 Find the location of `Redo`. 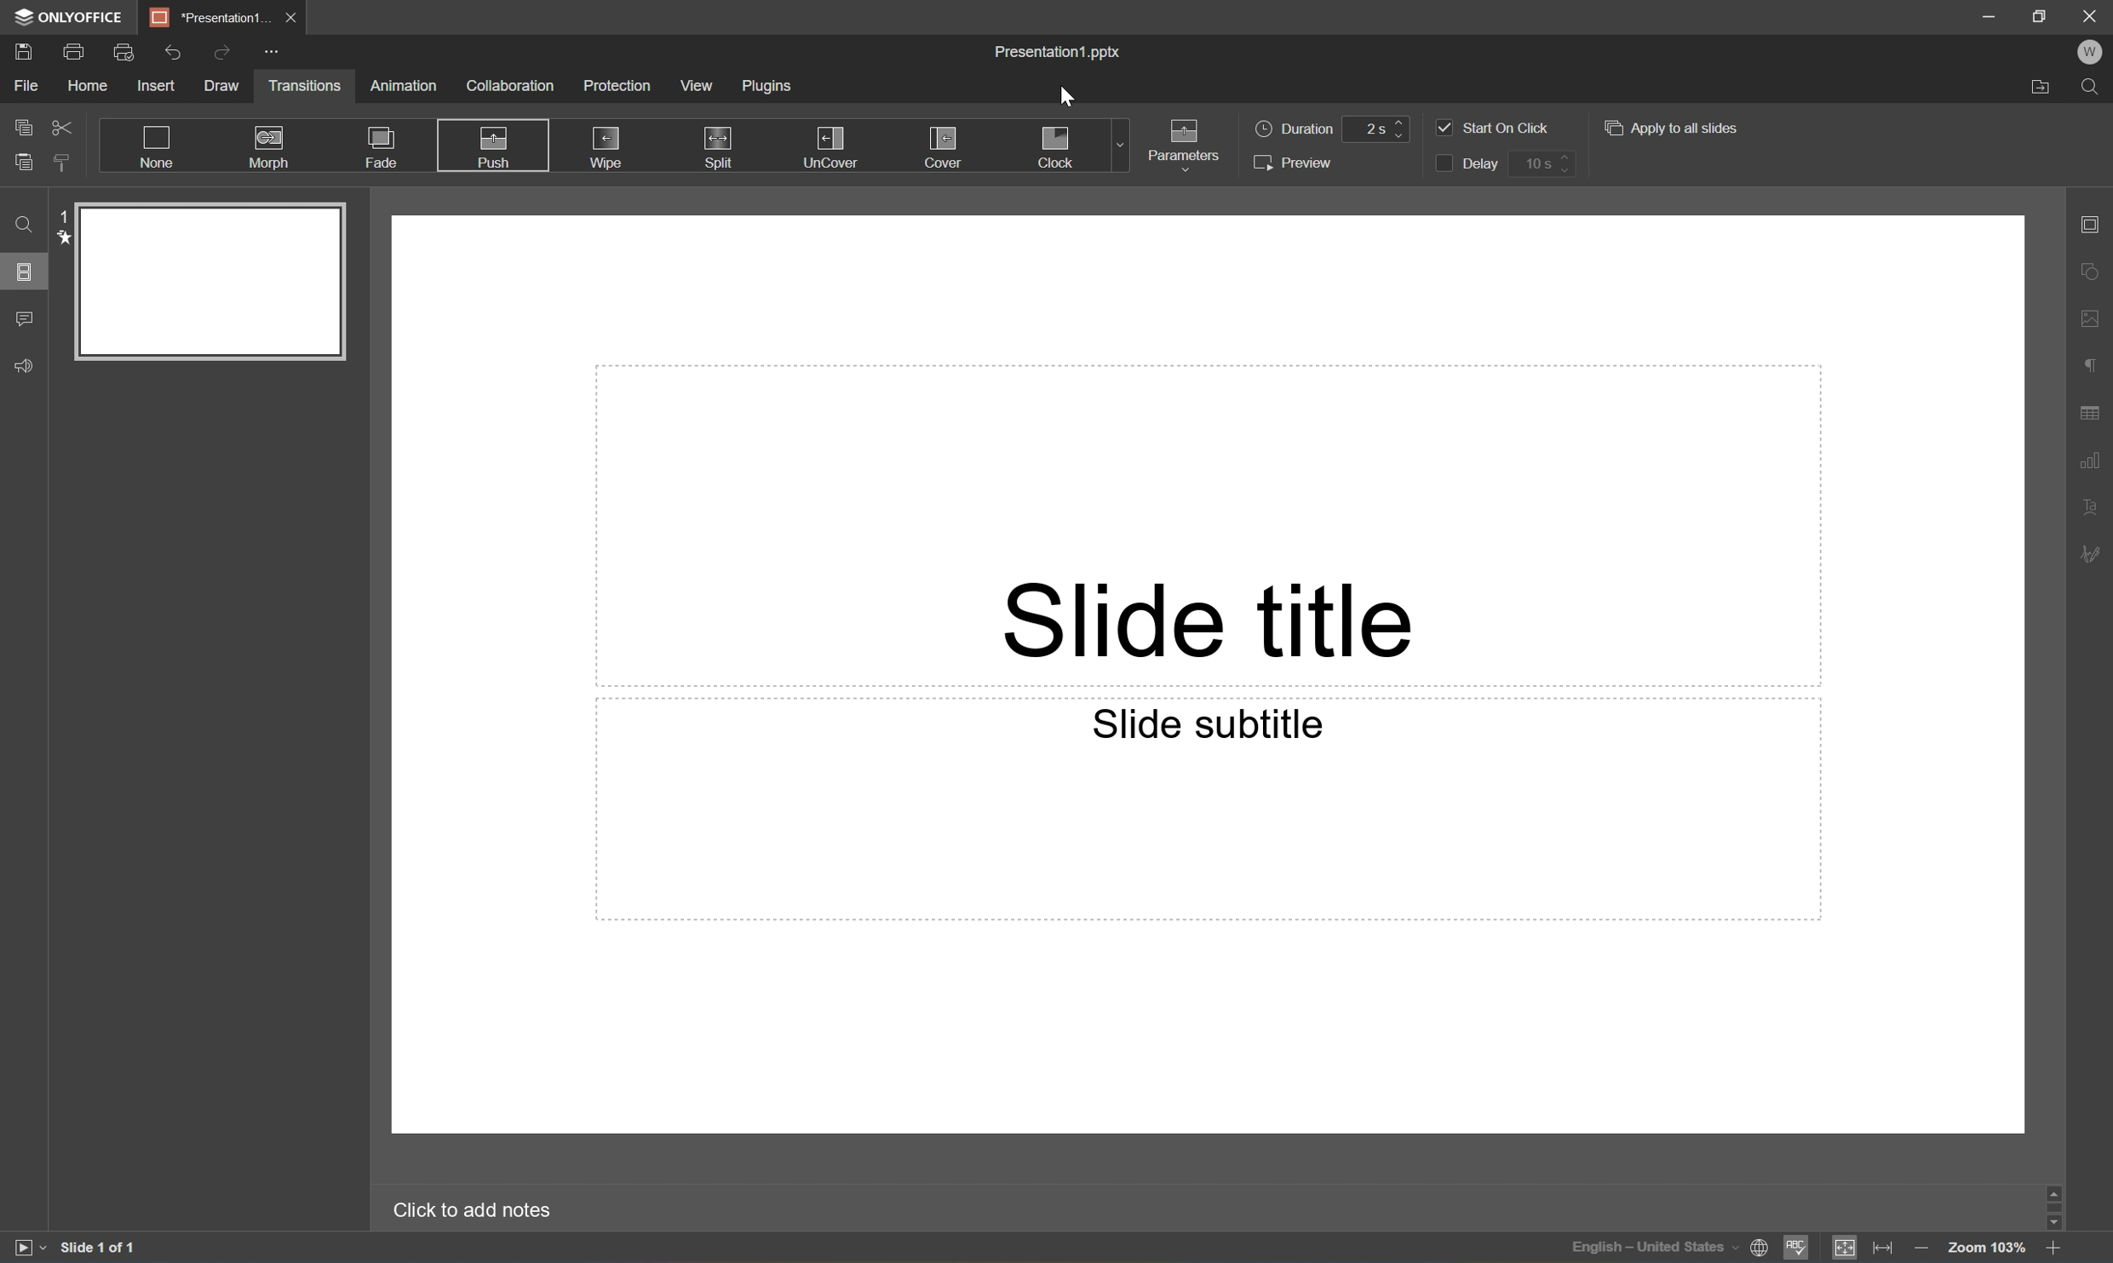

Redo is located at coordinates (221, 52).